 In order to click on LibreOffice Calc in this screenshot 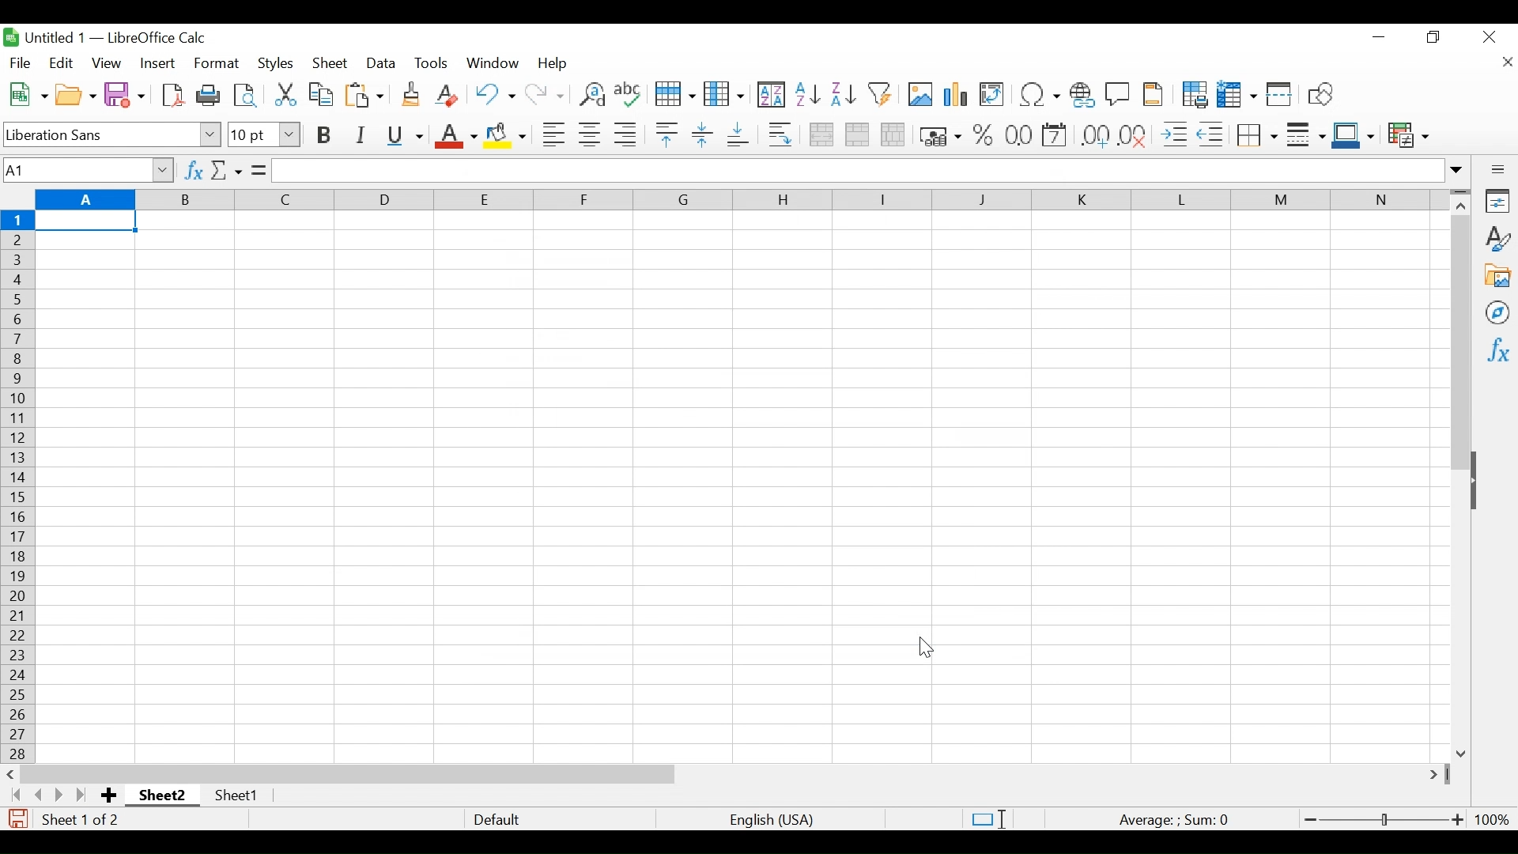, I will do `click(155, 39)`.